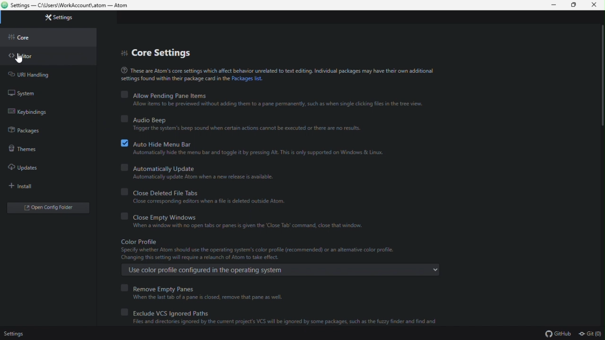 This screenshot has width=605, height=340. What do you see at coordinates (30, 167) in the screenshot?
I see `Updates` at bounding box center [30, 167].